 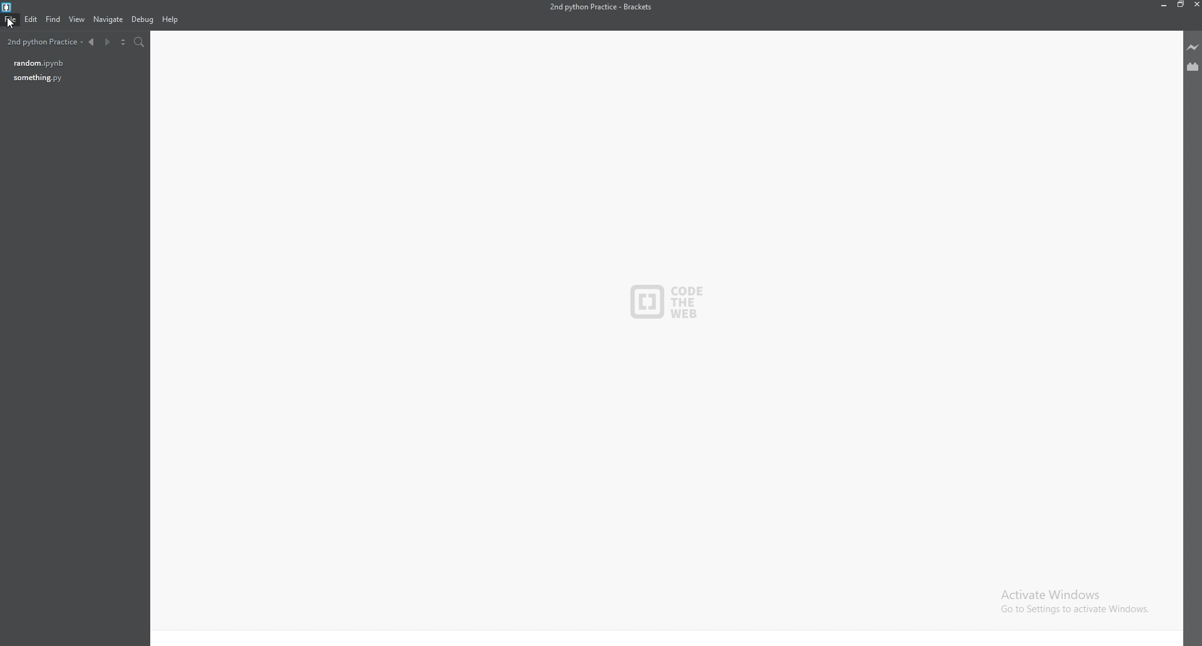 I want to click on 2nd python practice, so click(x=42, y=43).